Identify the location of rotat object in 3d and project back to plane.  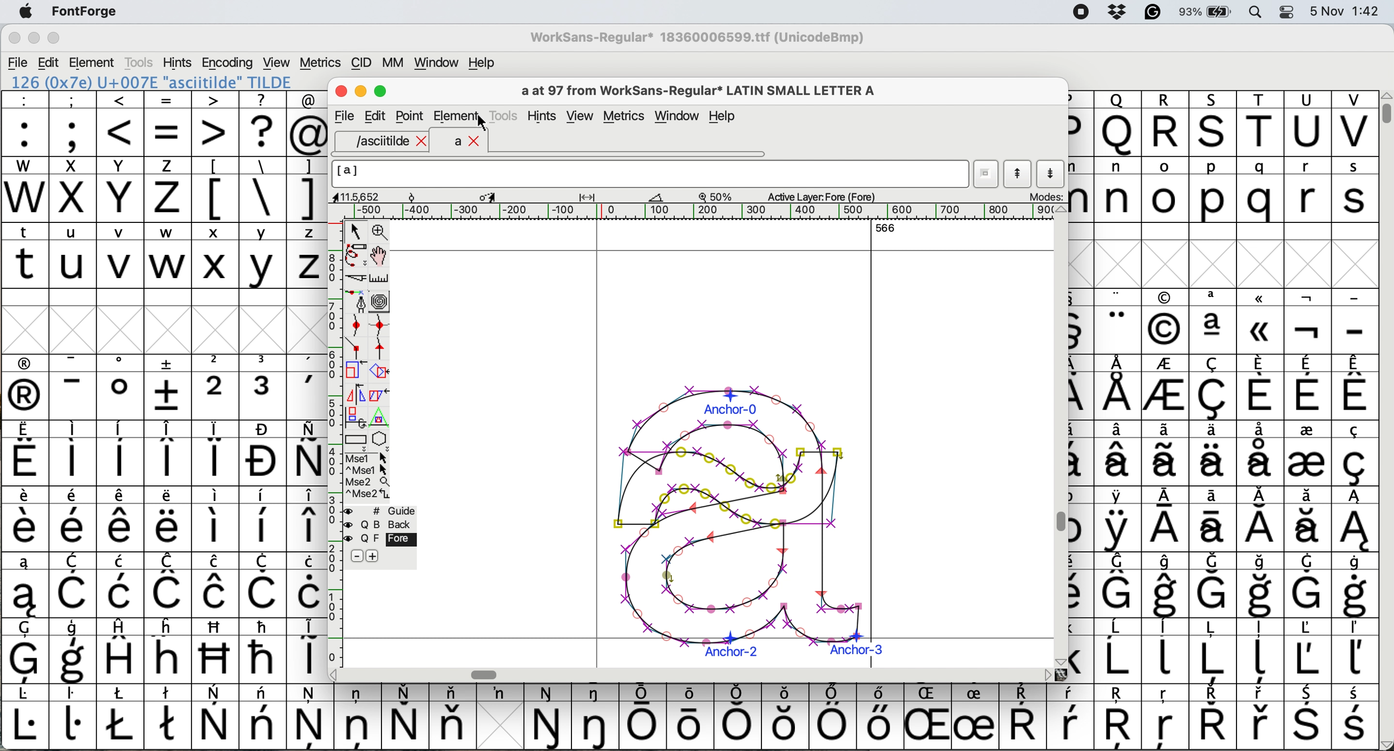
(354, 417).